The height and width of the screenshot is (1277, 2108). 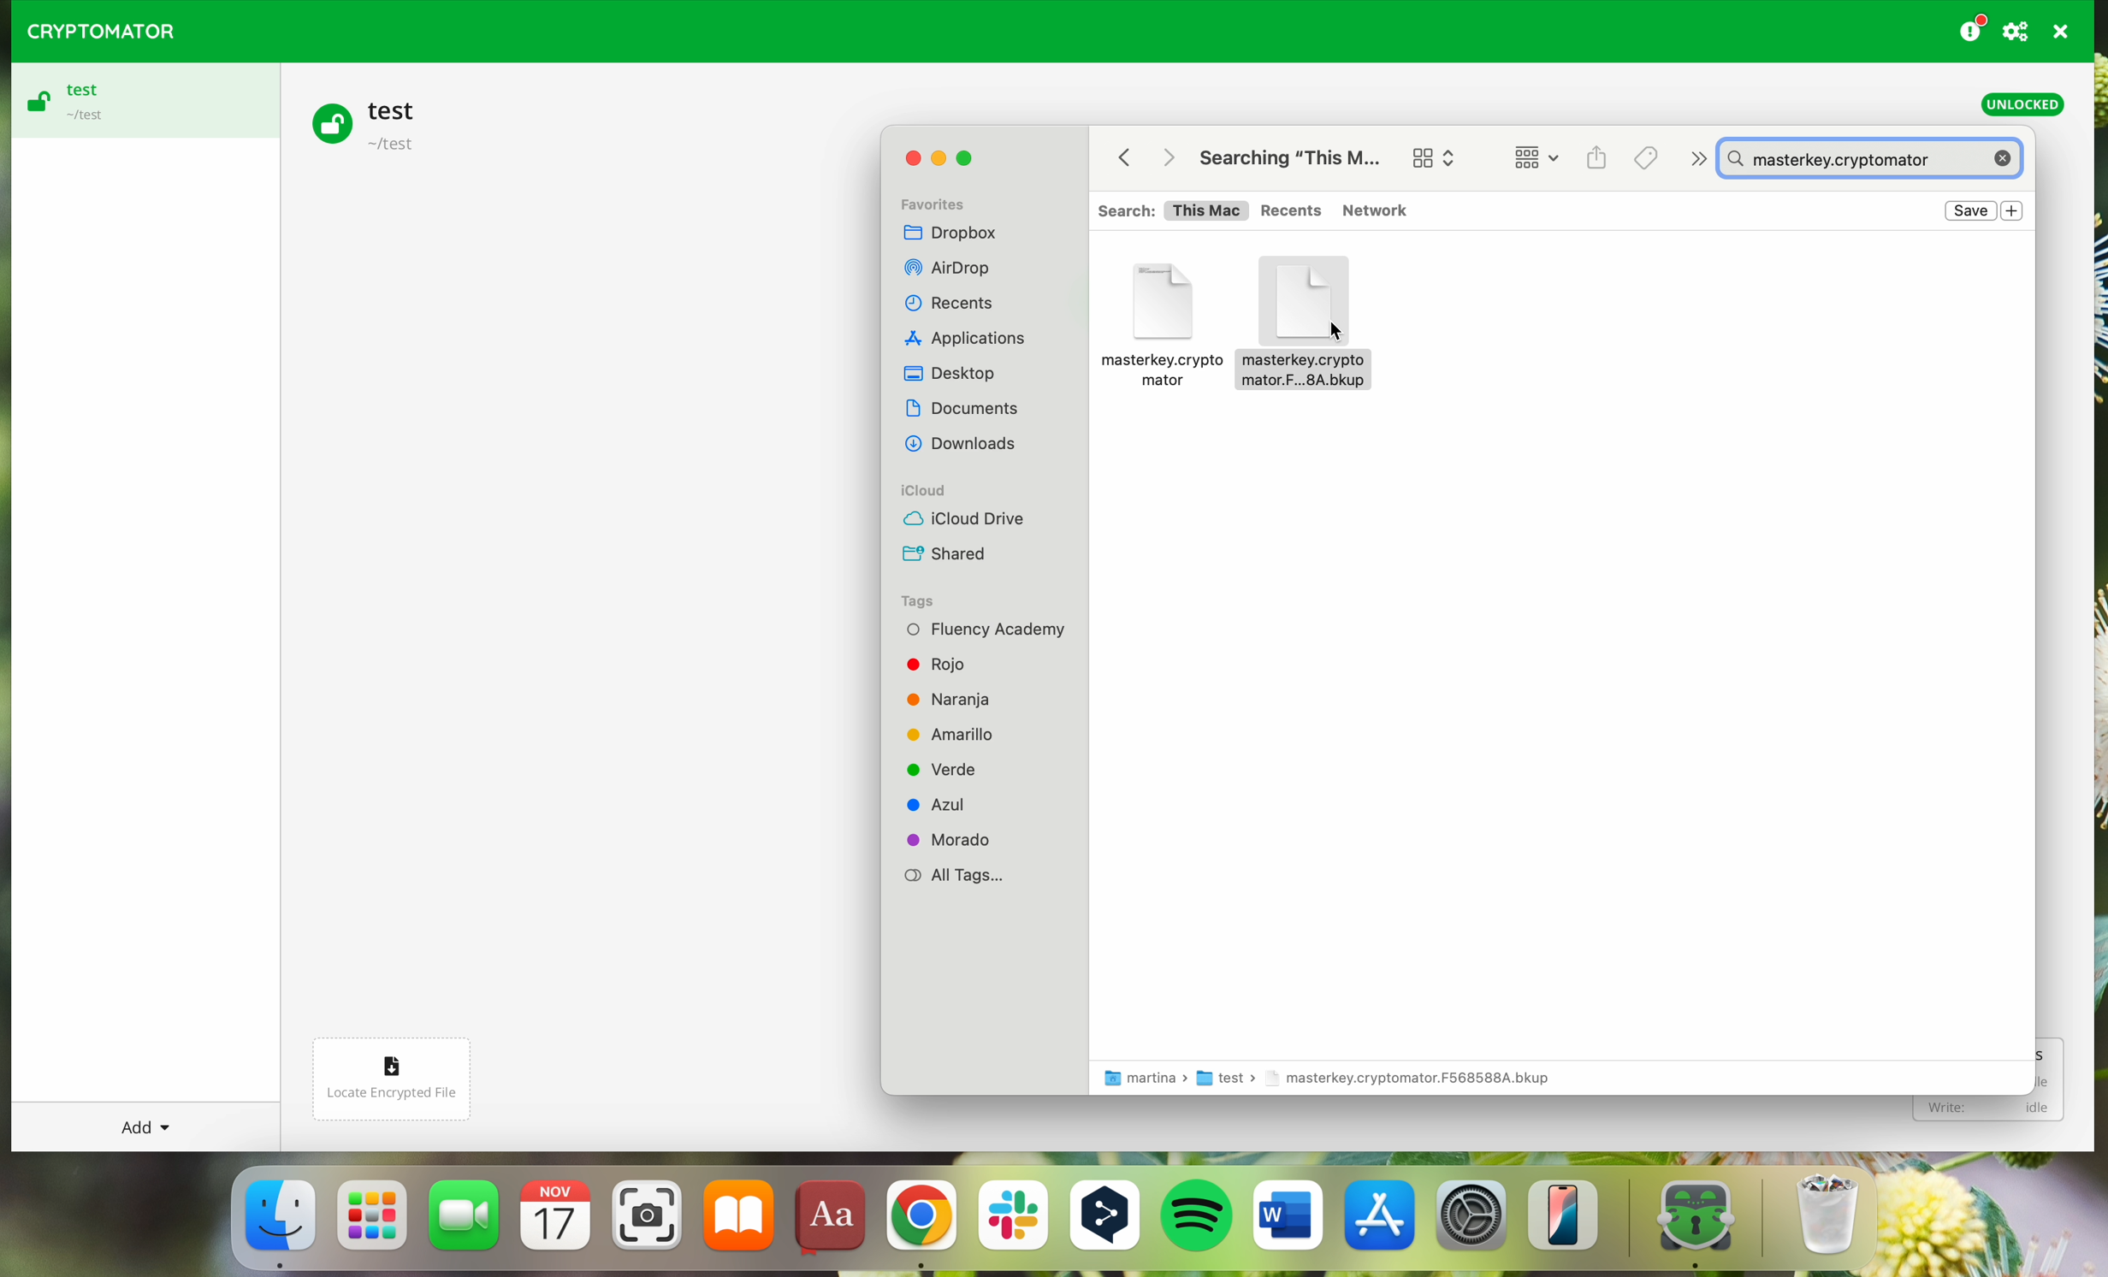 What do you see at coordinates (962, 231) in the screenshot?
I see `Dropbox` at bounding box center [962, 231].